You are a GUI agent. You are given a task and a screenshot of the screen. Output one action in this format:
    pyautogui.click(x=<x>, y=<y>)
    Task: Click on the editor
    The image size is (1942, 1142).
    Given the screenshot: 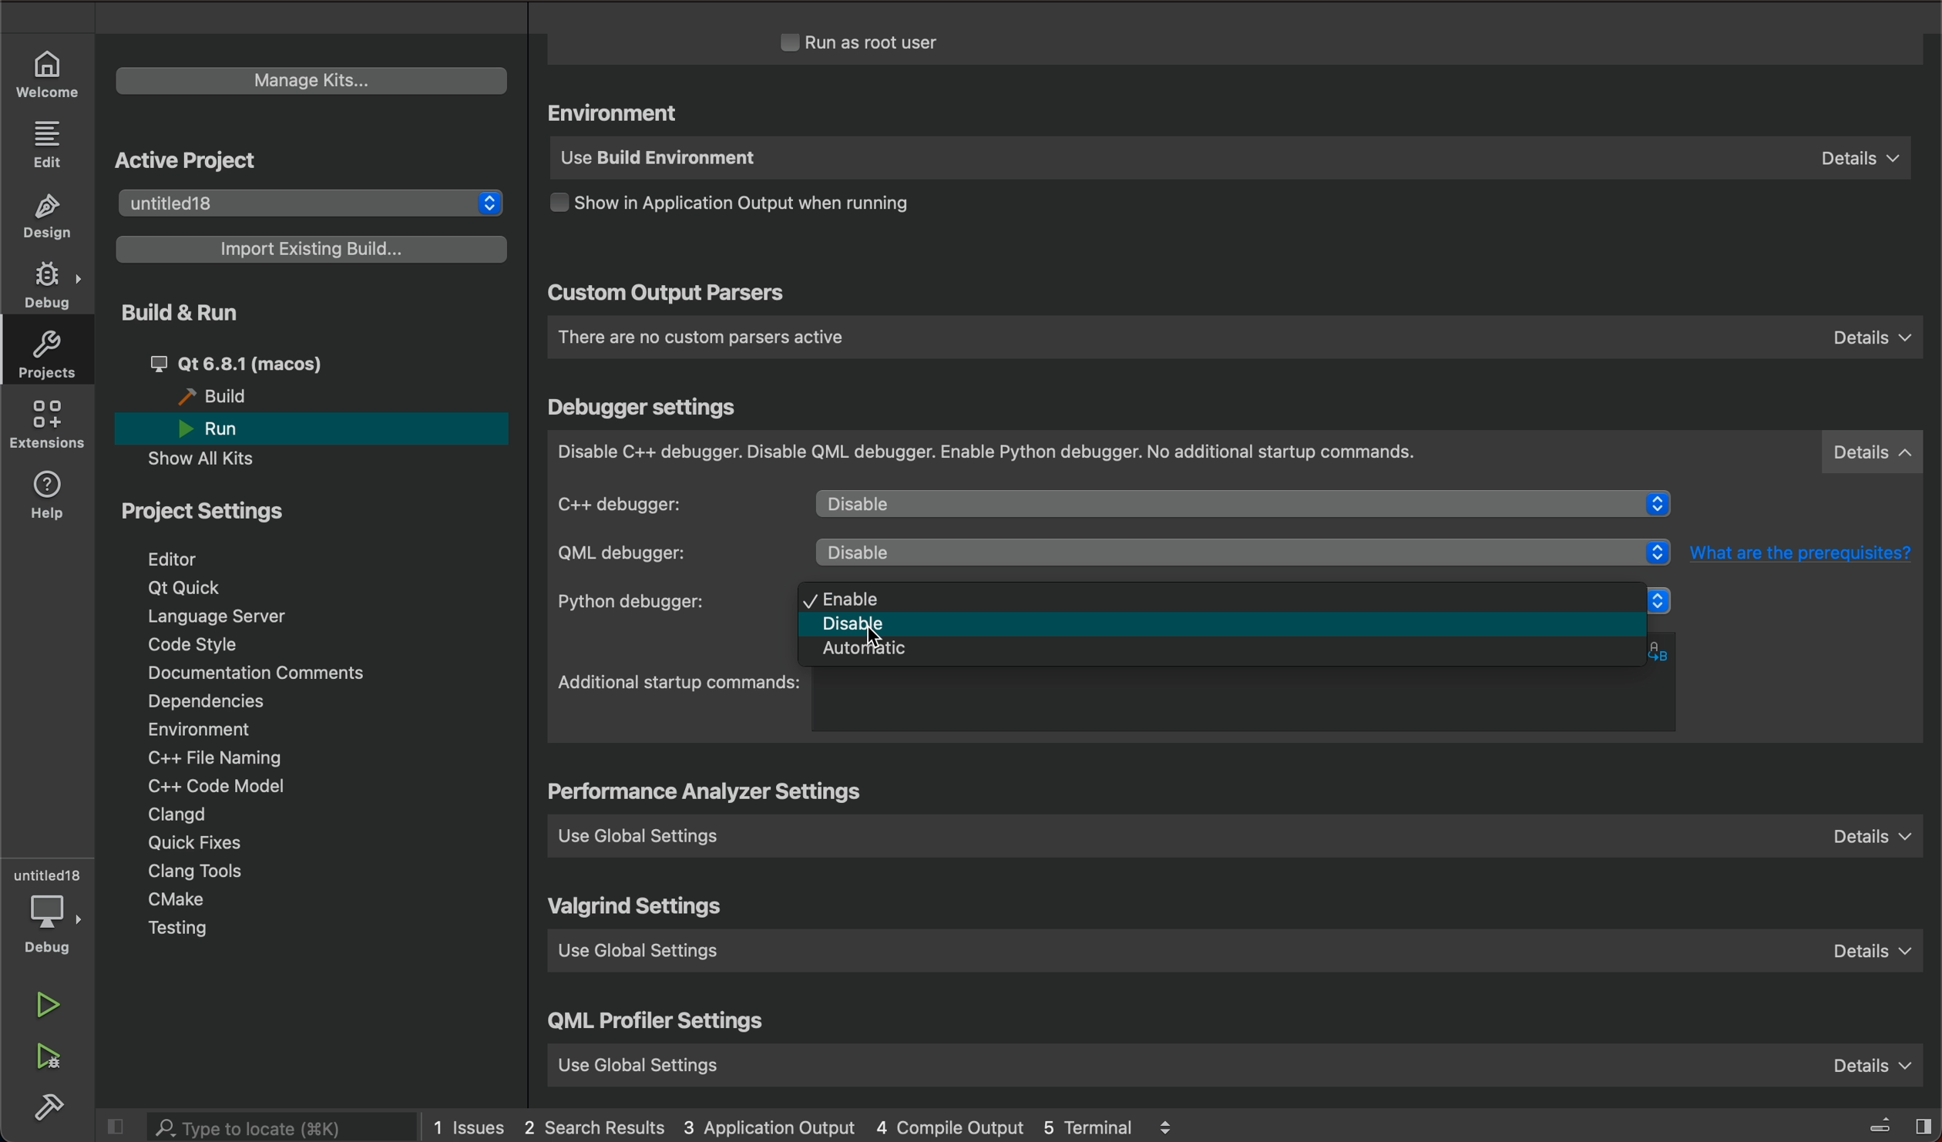 What is the action you would take?
    pyautogui.click(x=176, y=559)
    